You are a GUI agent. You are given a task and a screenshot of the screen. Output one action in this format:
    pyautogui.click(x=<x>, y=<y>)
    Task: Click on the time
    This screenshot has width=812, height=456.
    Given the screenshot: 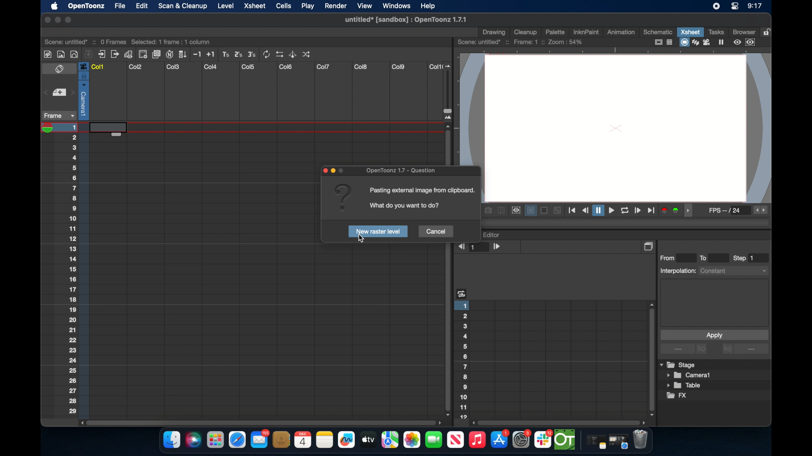 What is the action you would take?
    pyautogui.click(x=754, y=7)
    